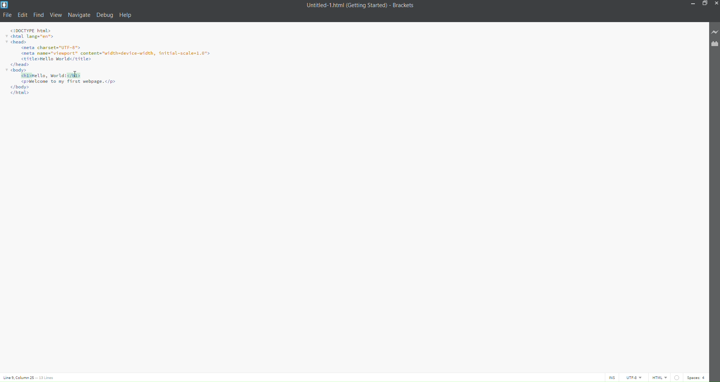 The height and width of the screenshot is (382, 720). What do you see at coordinates (713, 32) in the screenshot?
I see `live preview` at bounding box center [713, 32].